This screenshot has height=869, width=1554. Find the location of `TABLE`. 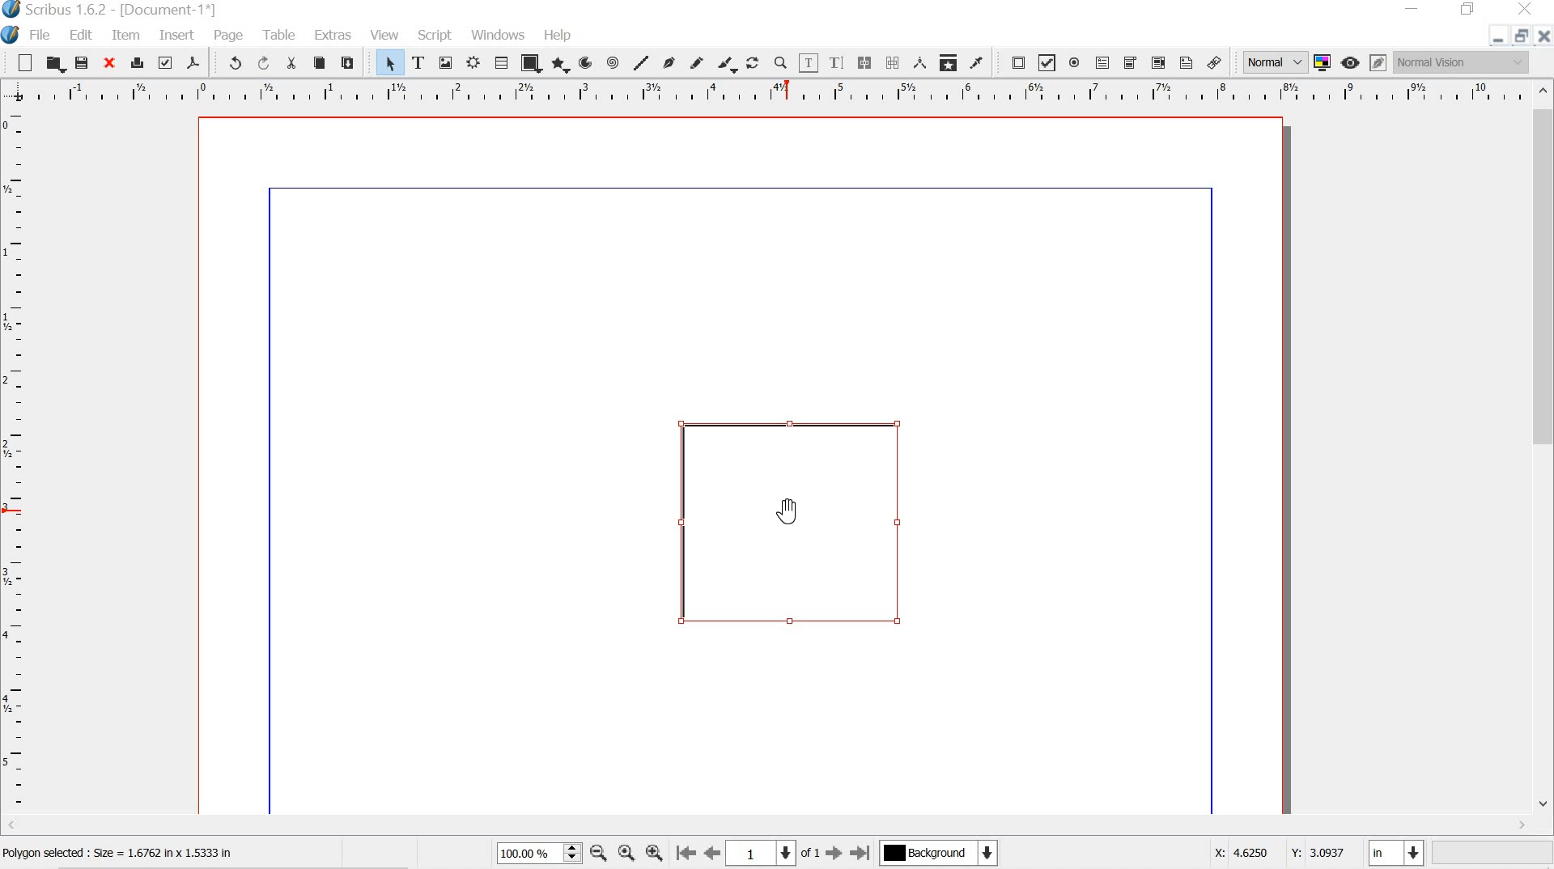

TABLE is located at coordinates (278, 33).